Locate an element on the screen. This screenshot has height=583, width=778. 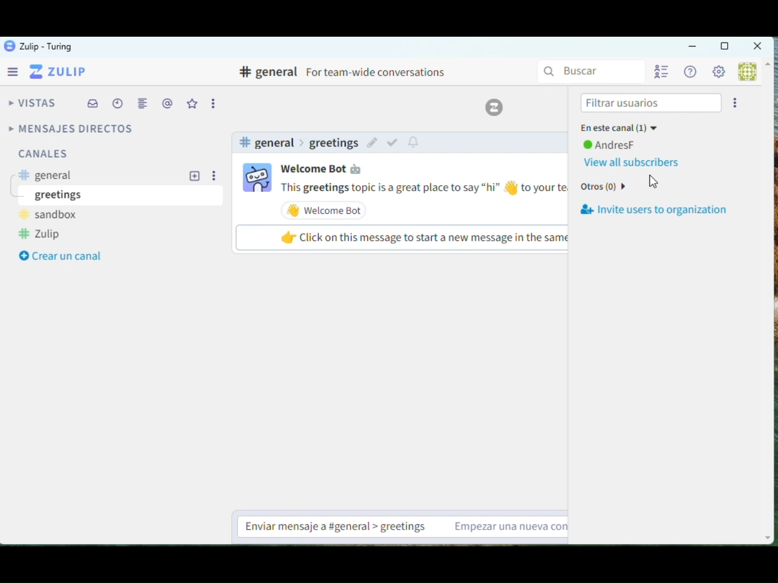
Menu is located at coordinates (15, 74).